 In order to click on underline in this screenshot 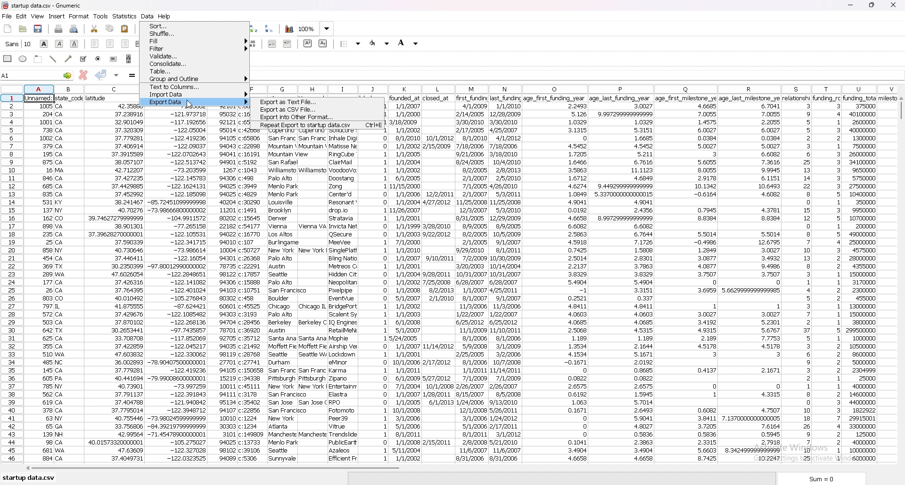, I will do `click(75, 44)`.